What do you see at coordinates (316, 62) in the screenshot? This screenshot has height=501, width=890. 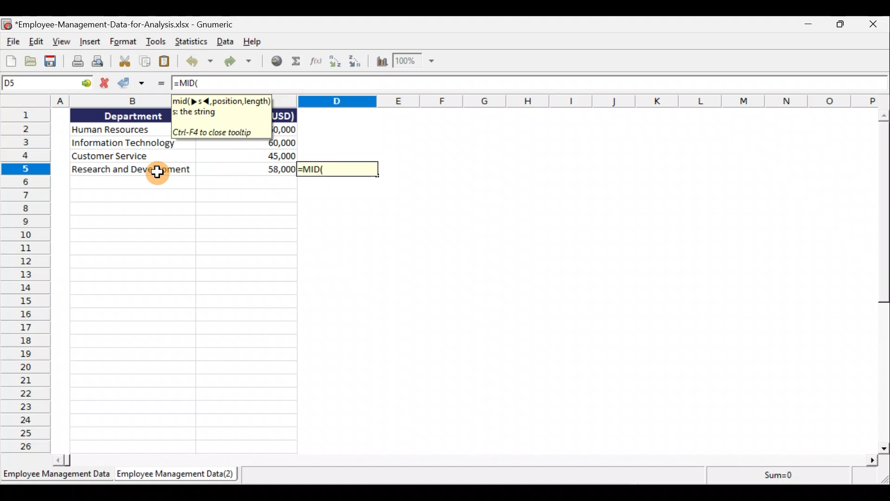 I see `Edit a function in the current cell` at bounding box center [316, 62].